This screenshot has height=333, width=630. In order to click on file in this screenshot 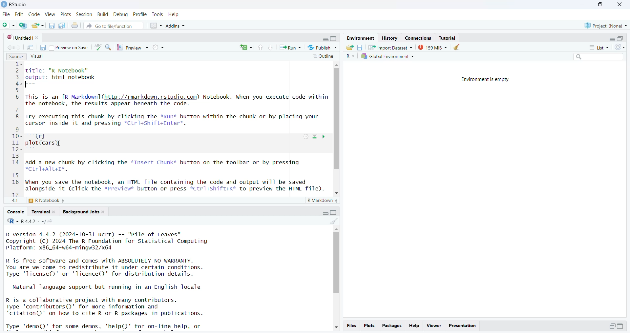, I will do `click(7, 15)`.